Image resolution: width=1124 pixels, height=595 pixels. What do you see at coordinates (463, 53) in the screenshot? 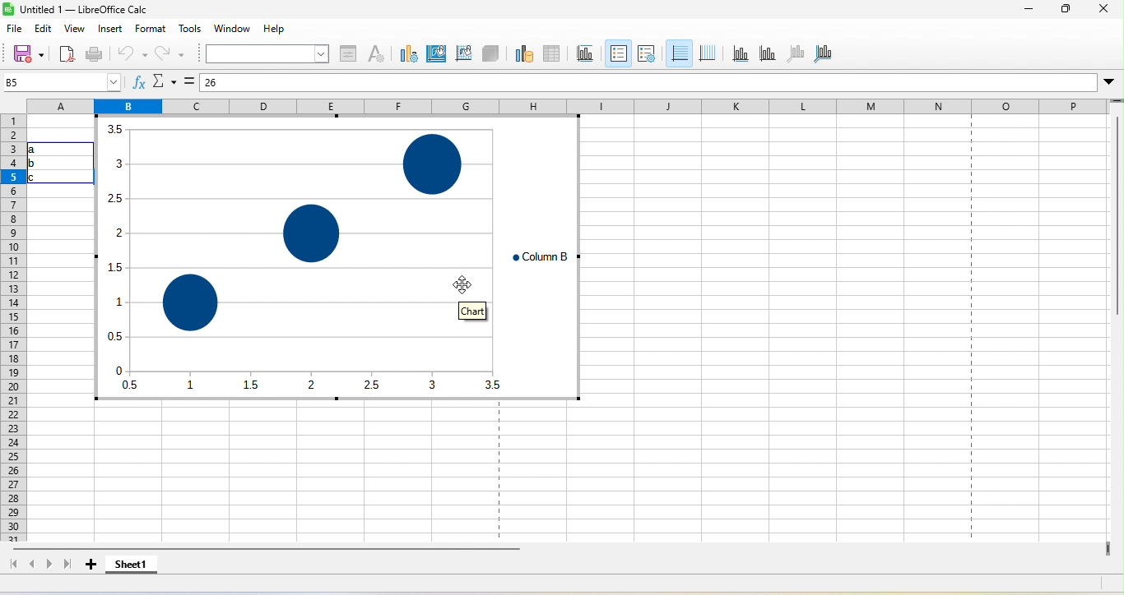
I see `format wall` at bounding box center [463, 53].